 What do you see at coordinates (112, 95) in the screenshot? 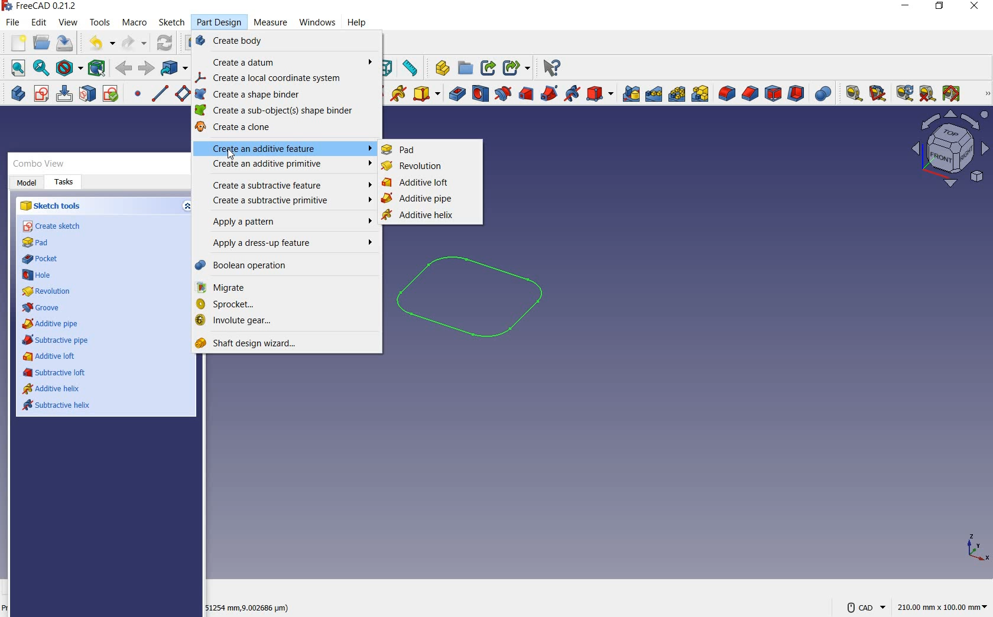
I see `validate sketch` at bounding box center [112, 95].